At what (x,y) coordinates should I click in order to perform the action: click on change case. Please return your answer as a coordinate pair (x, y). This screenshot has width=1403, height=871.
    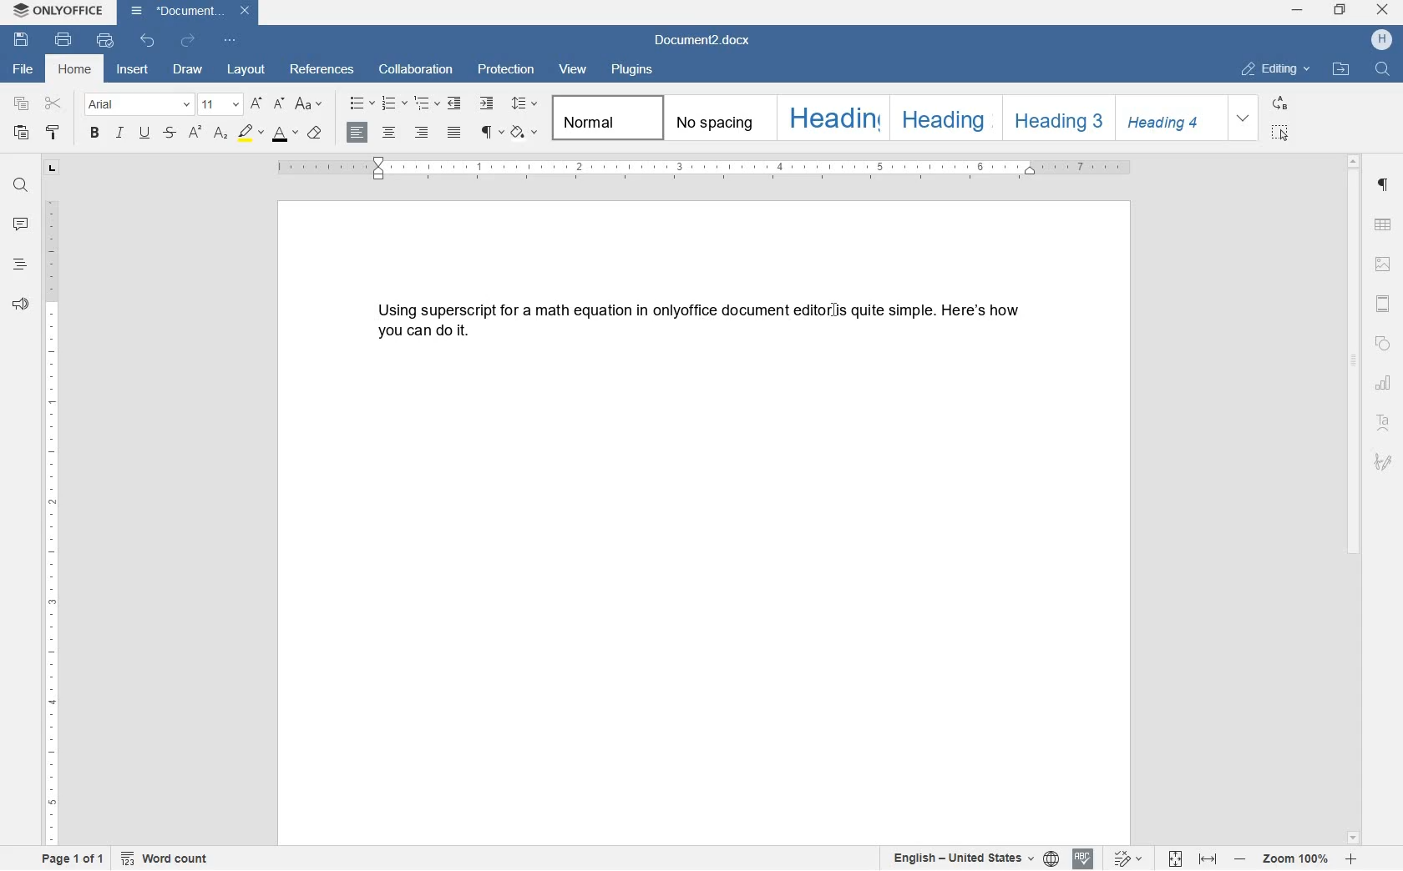
    Looking at the image, I should click on (311, 104).